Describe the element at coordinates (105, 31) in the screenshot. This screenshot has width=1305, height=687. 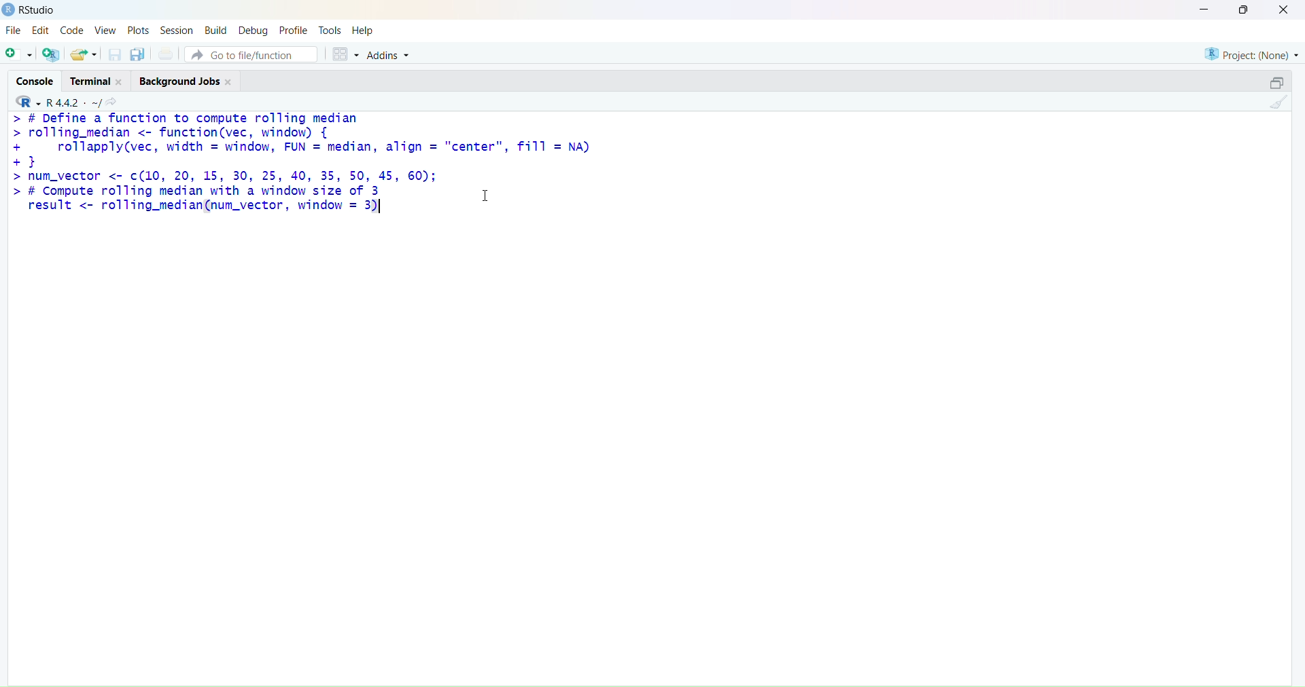
I see `view` at that location.